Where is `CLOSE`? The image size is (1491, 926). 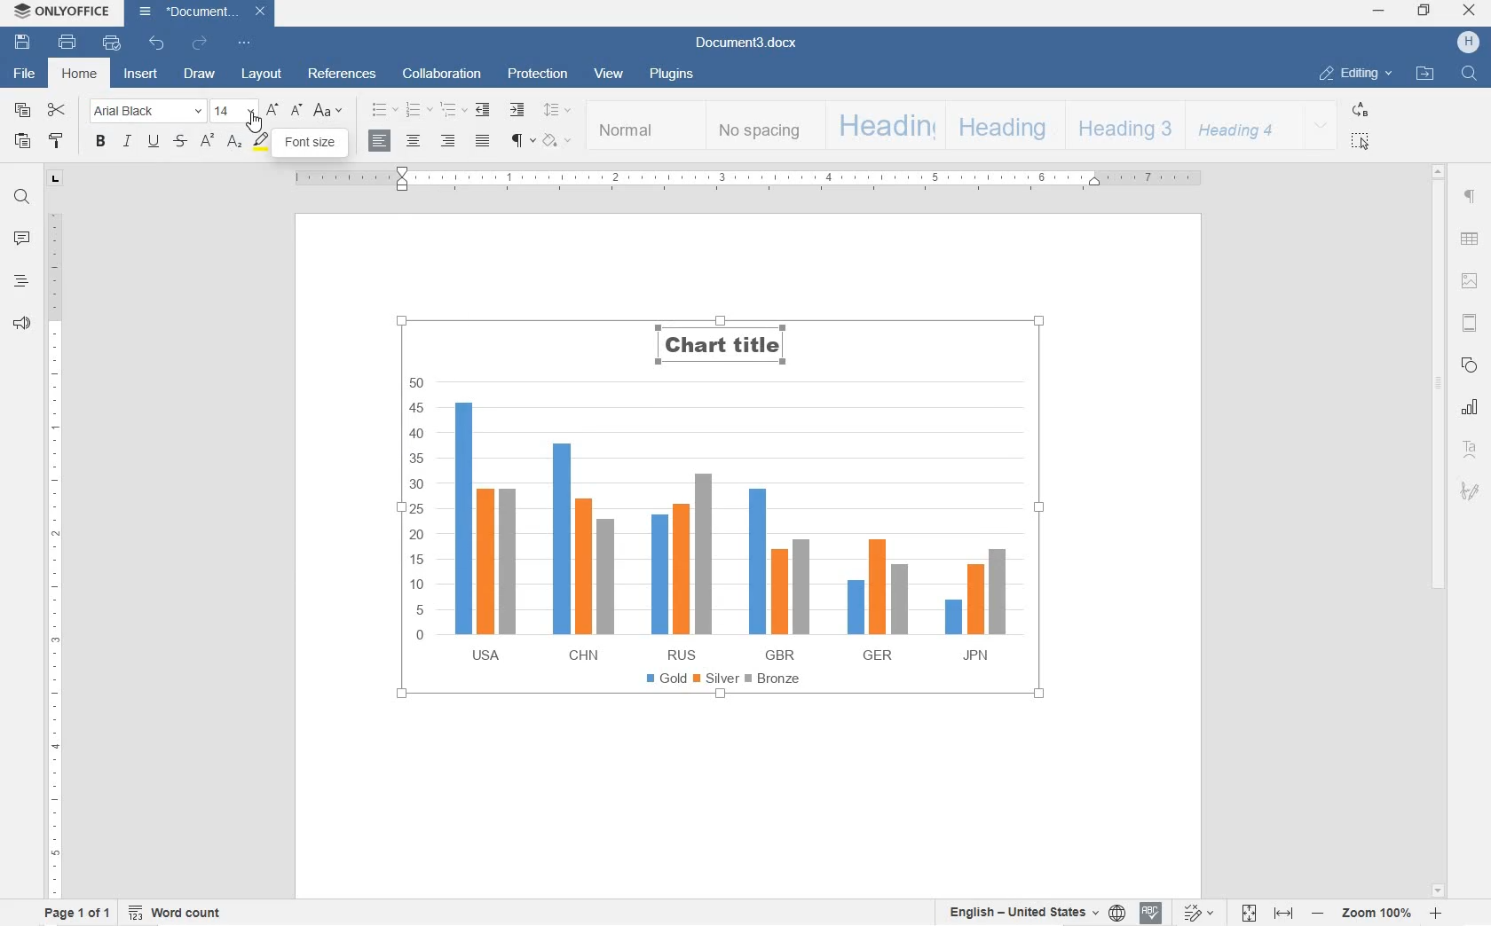
CLOSE is located at coordinates (1471, 12).